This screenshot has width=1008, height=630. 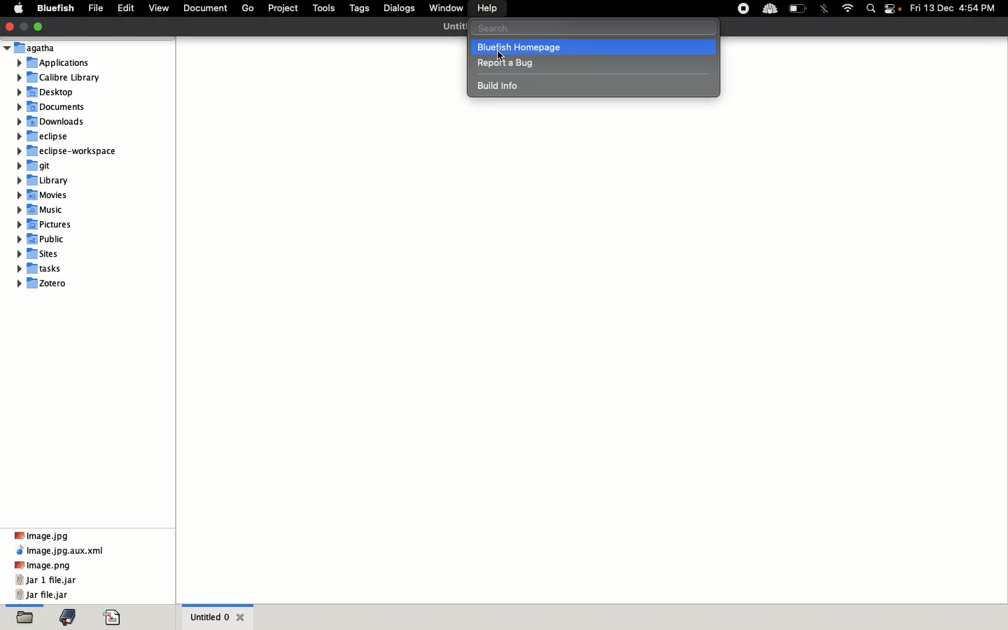 I want to click on Report a bug, so click(x=509, y=63).